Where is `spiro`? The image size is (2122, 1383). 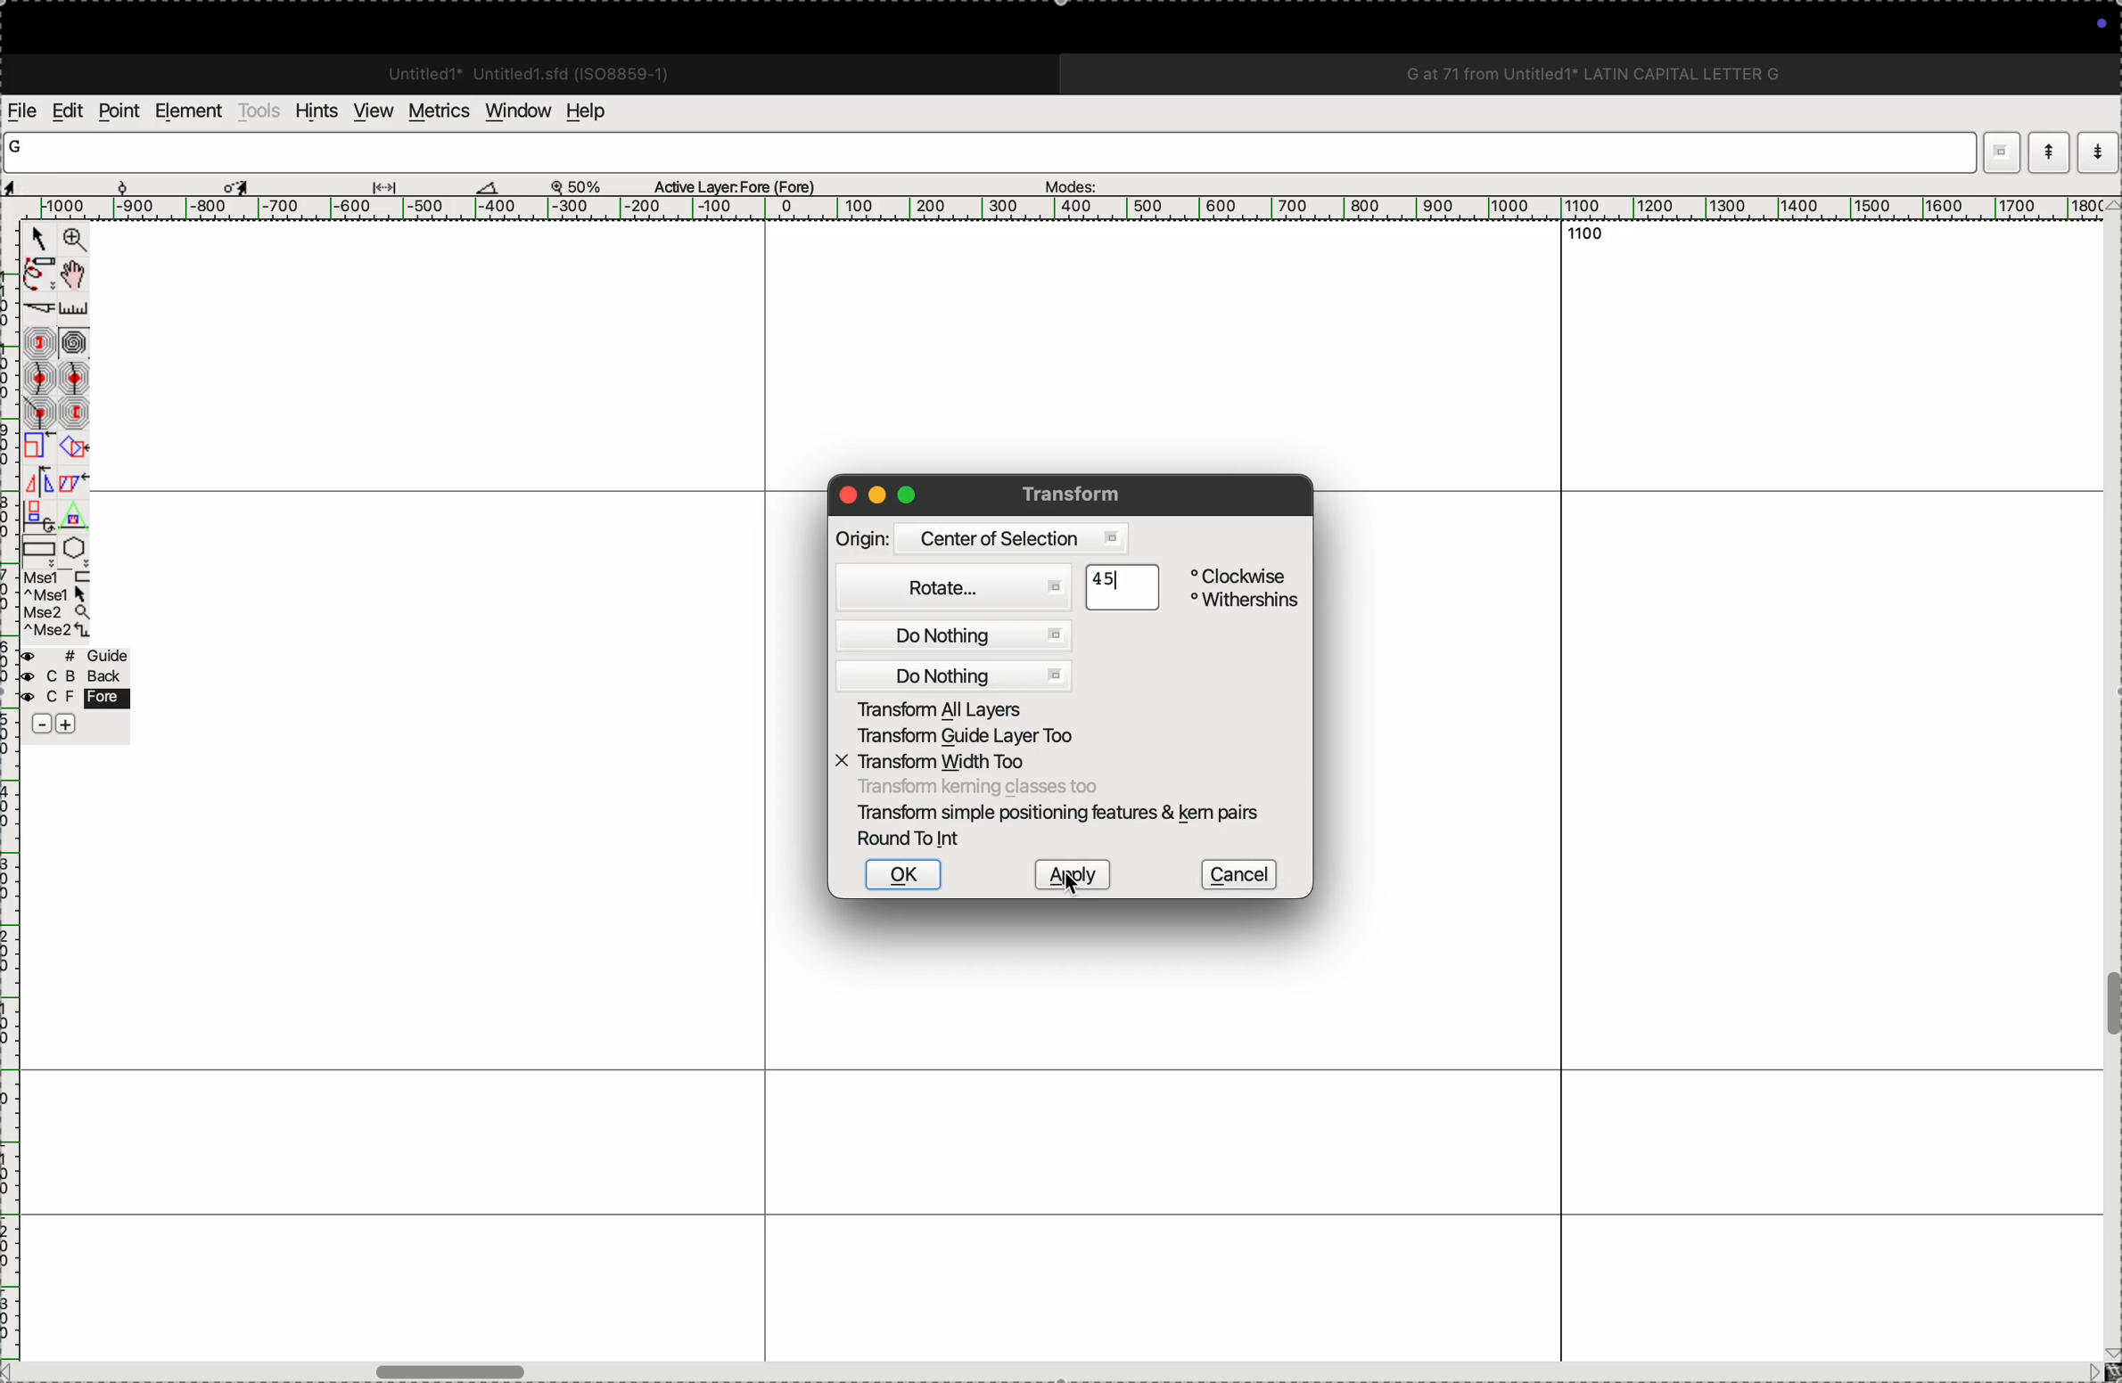
spiro is located at coordinates (74, 342).